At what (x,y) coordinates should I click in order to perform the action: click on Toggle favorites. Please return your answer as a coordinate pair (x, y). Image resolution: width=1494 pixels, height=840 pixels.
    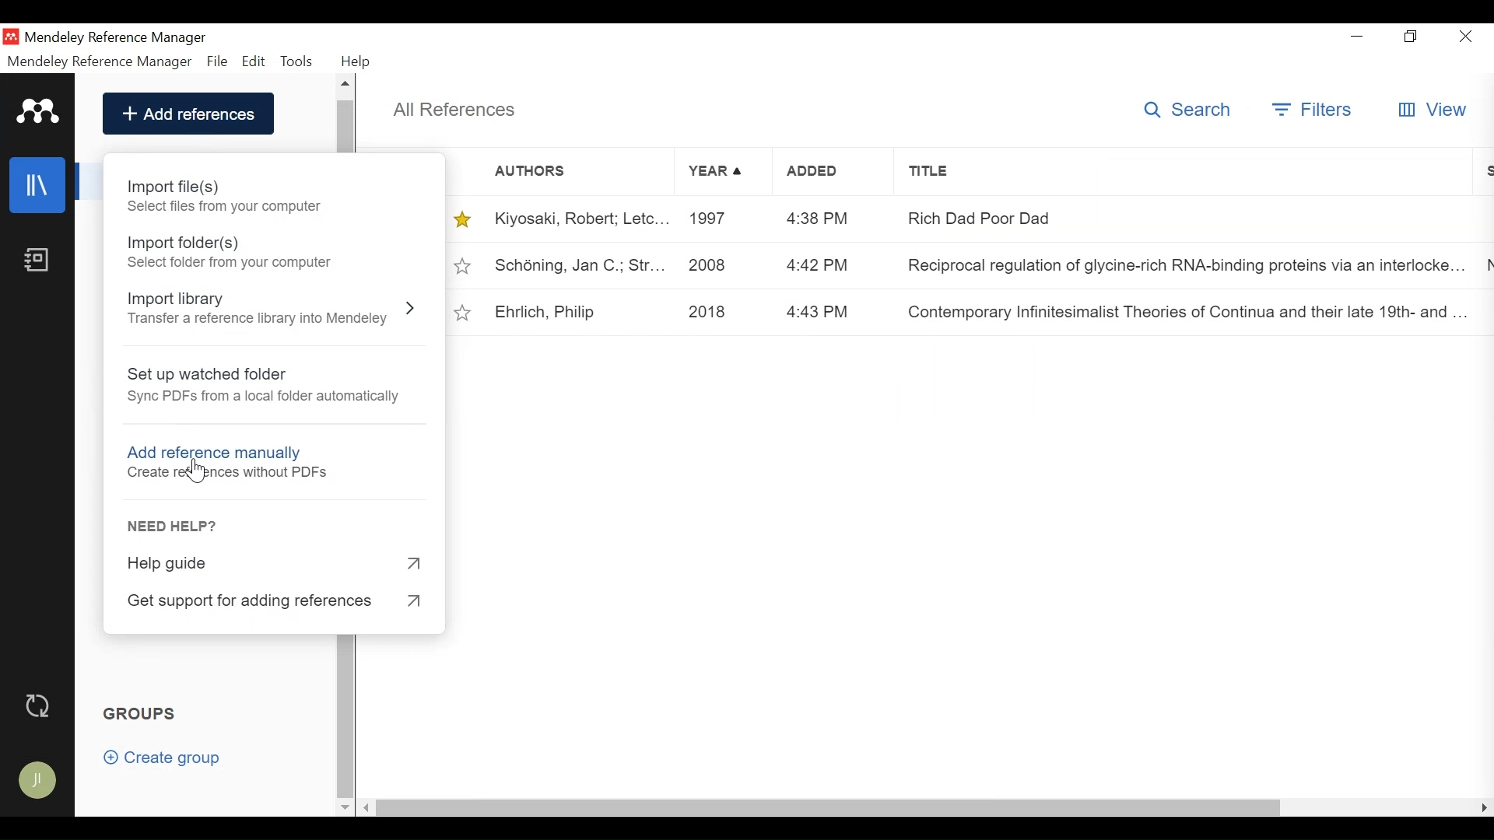
    Looking at the image, I should click on (464, 313).